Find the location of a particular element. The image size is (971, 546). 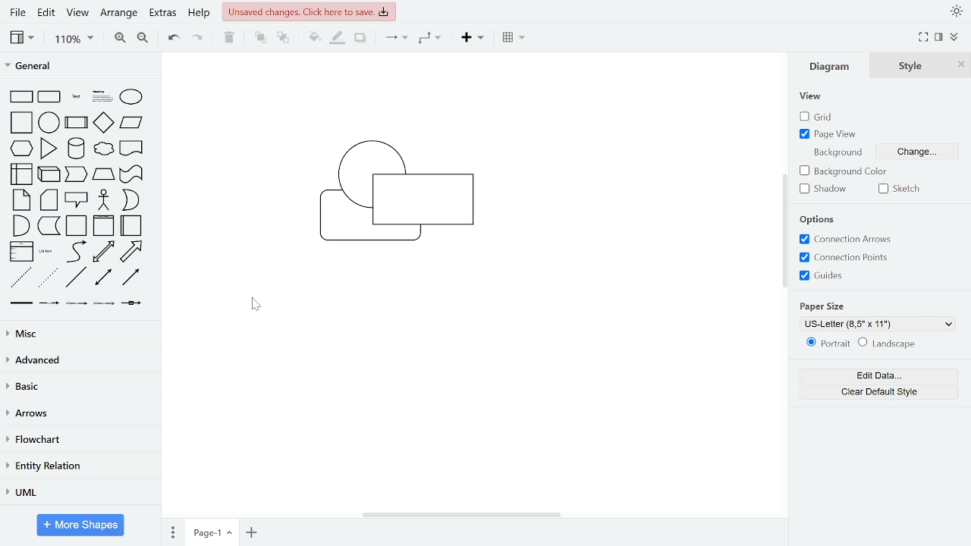

connection arrows is located at coordinates (845, 240).